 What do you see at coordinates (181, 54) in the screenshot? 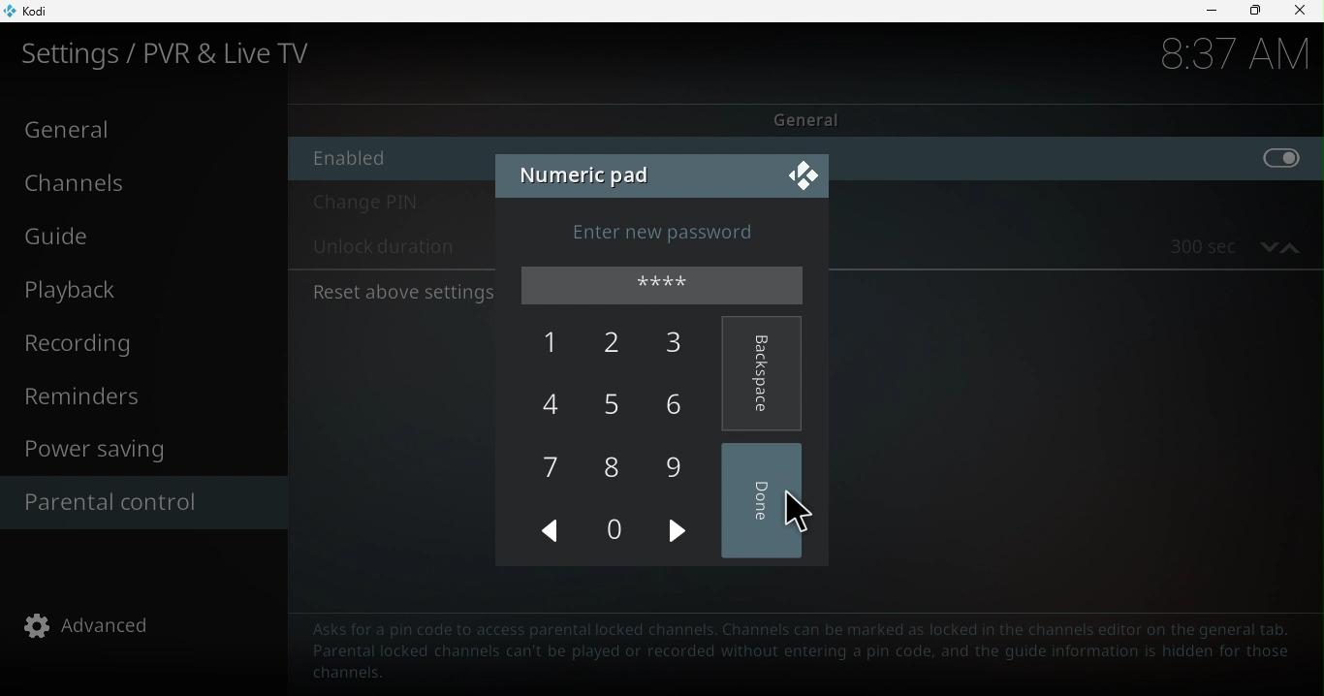
I see `Settings/PVR and Live TV` at bounding box center [181, 54].